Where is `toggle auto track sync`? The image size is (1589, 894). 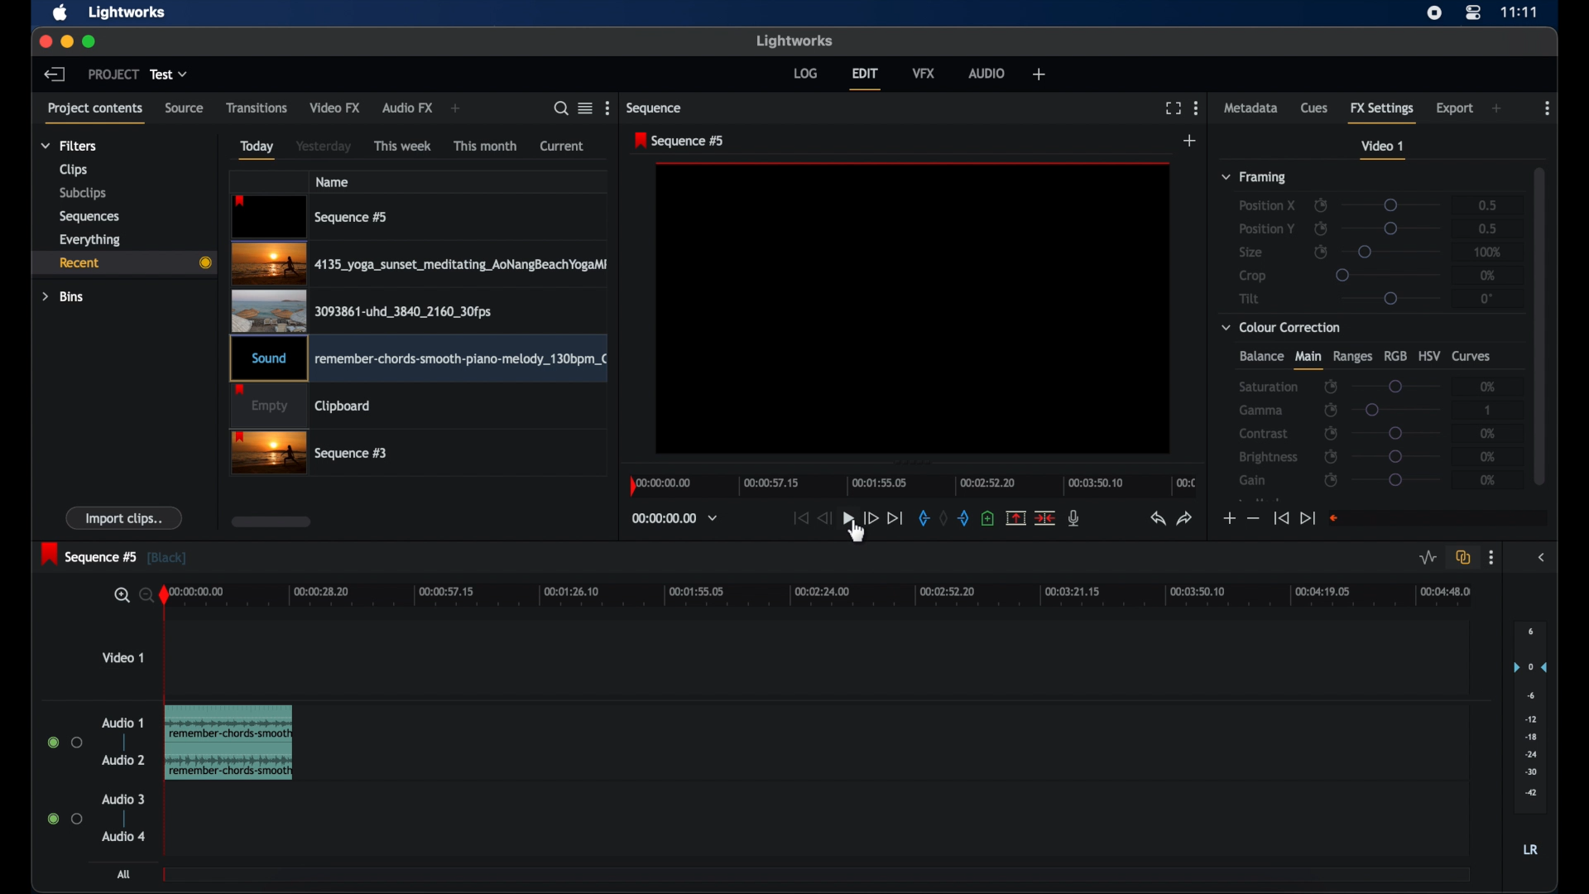 toggle auto track sync is located at coordinates (1463, 557).